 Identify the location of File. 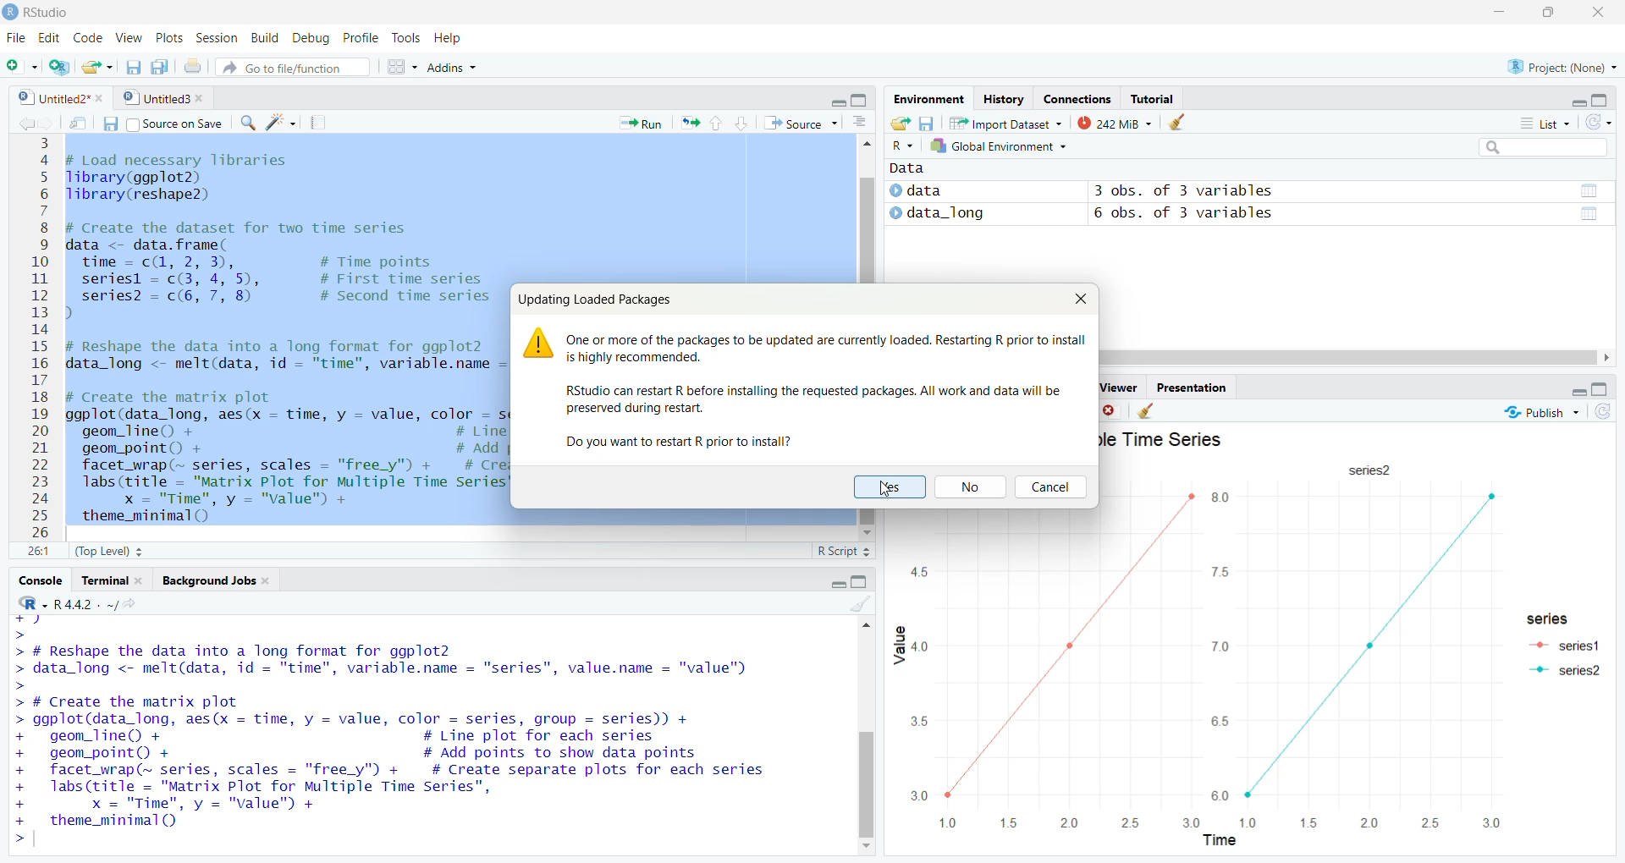
(18, 39).